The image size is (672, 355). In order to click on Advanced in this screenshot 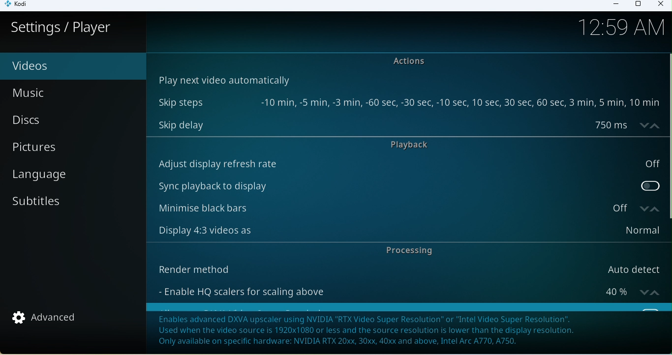, I will do `click(50, 319)`.